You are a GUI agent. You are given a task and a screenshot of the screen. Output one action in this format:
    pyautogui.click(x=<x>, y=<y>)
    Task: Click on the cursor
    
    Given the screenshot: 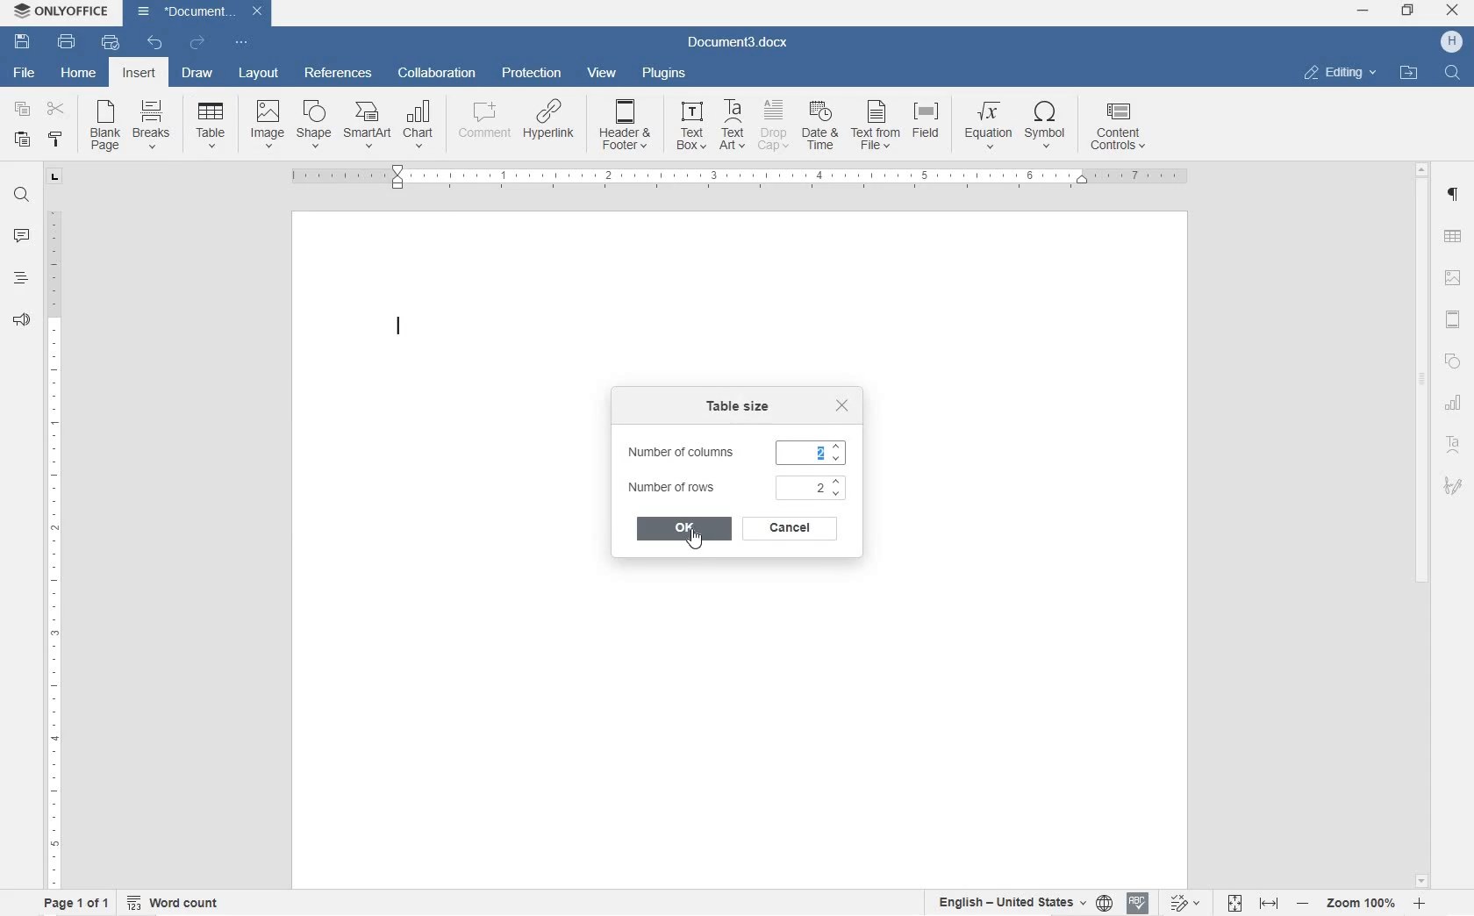 What is the action you would take?
    pyautogui.click(x=694, y=540)
    